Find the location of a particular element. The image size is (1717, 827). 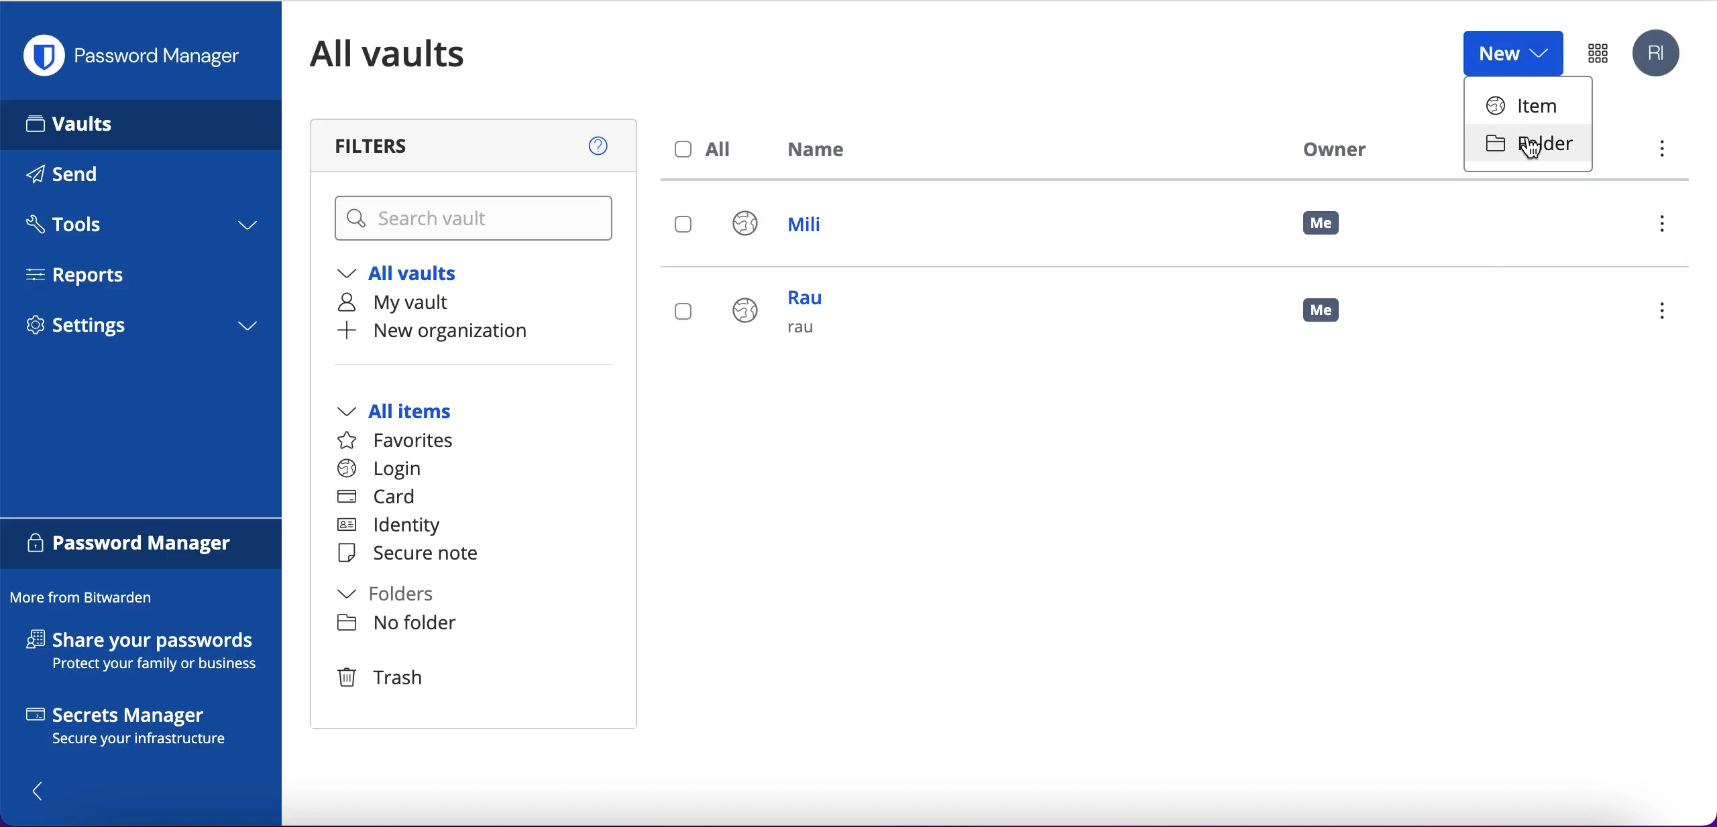

me is located at coordinates (1323, 224).